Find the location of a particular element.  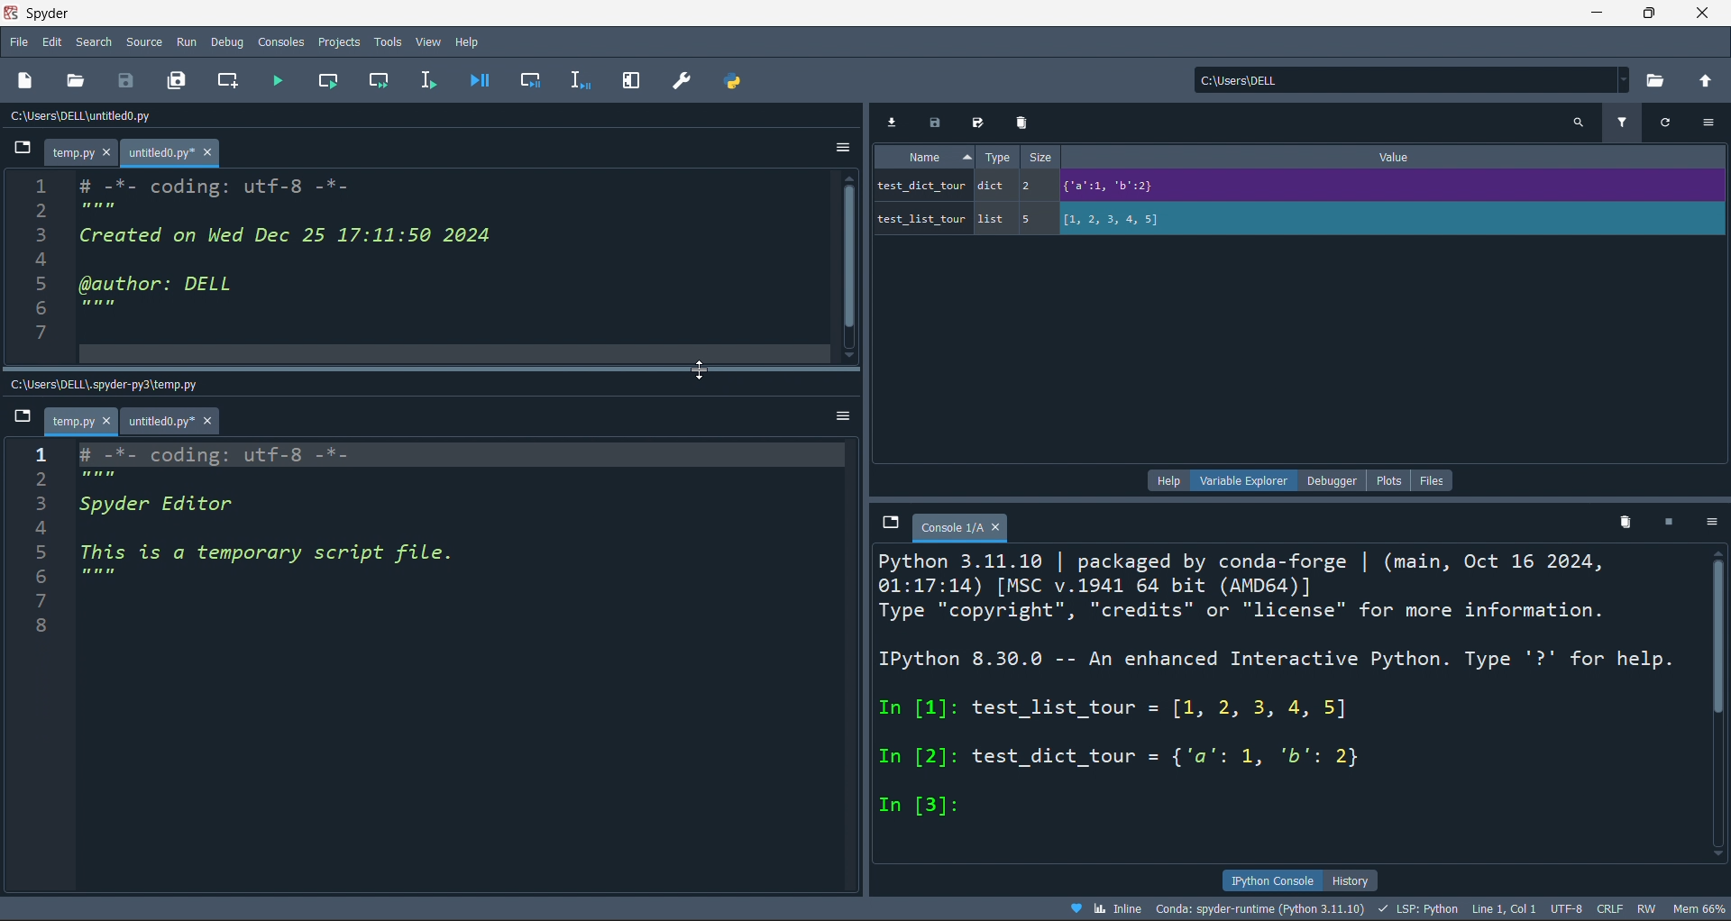

Inline is located at coordinates (1105, 908).